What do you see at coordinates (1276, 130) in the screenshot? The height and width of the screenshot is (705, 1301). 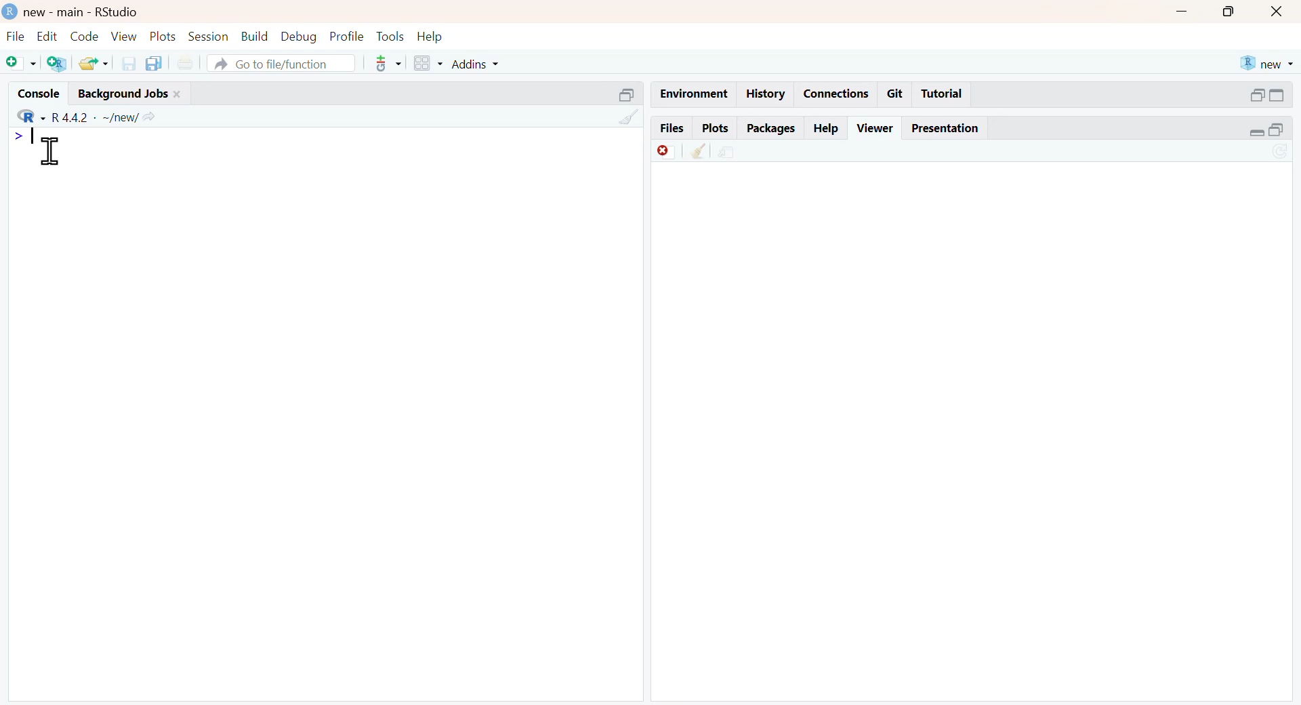 I see `open in separate window` at bounding box center [1276, 130].